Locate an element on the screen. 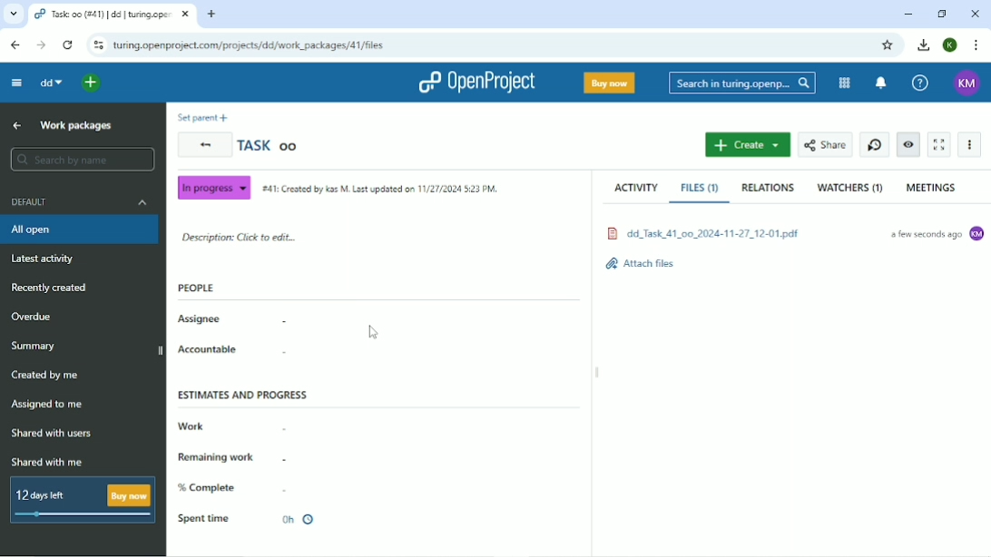 The width and height of the screenshot is (991, 557). - is located at coordinates (294, 322).